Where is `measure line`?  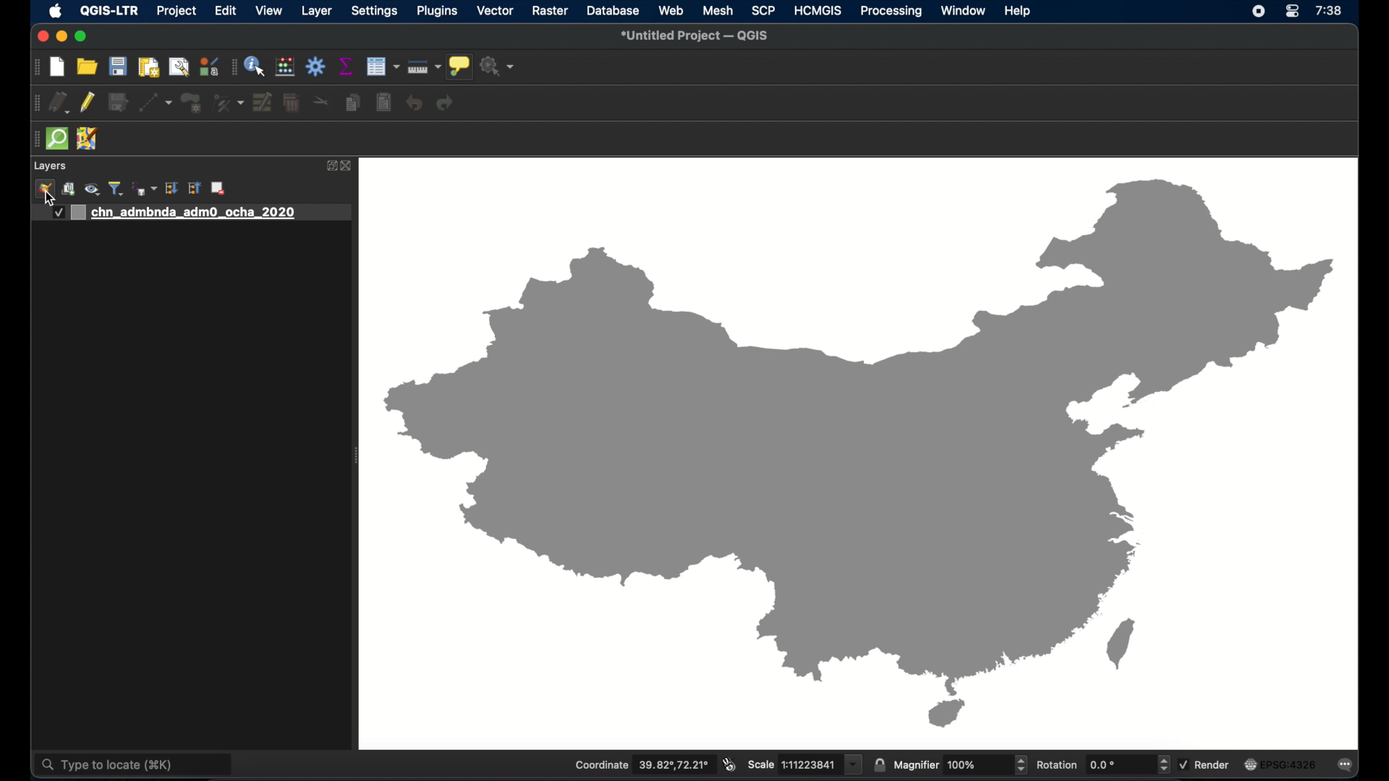 measure line is located at coordinates (424, 67).